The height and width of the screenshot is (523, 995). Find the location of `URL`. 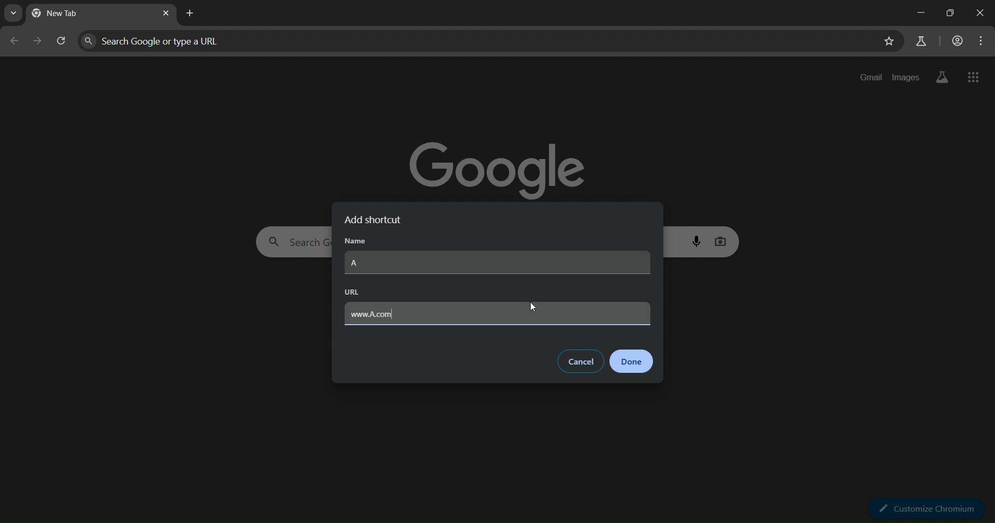

URL is located at coordinates (352, 290).